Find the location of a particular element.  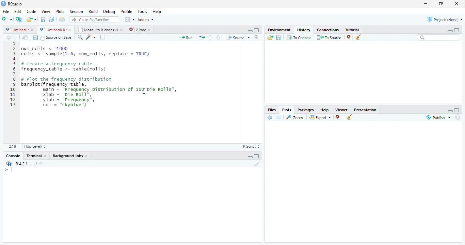

Compile Report is located at coordinates (103, 37).